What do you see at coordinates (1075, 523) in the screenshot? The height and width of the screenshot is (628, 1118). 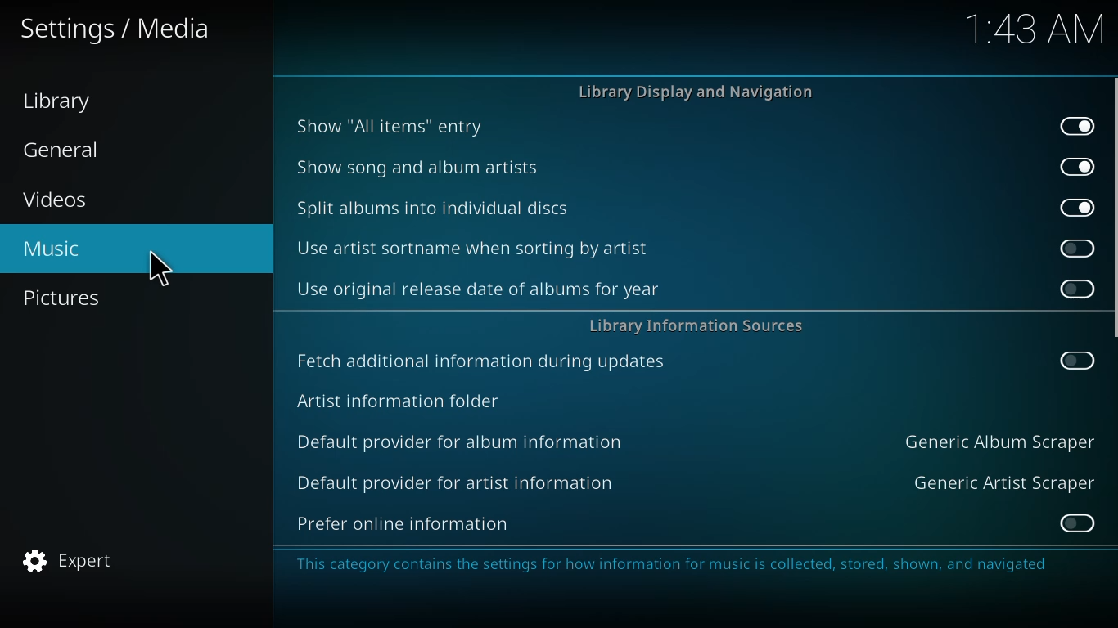 I see `enable` at bounding box center [1075, 523].